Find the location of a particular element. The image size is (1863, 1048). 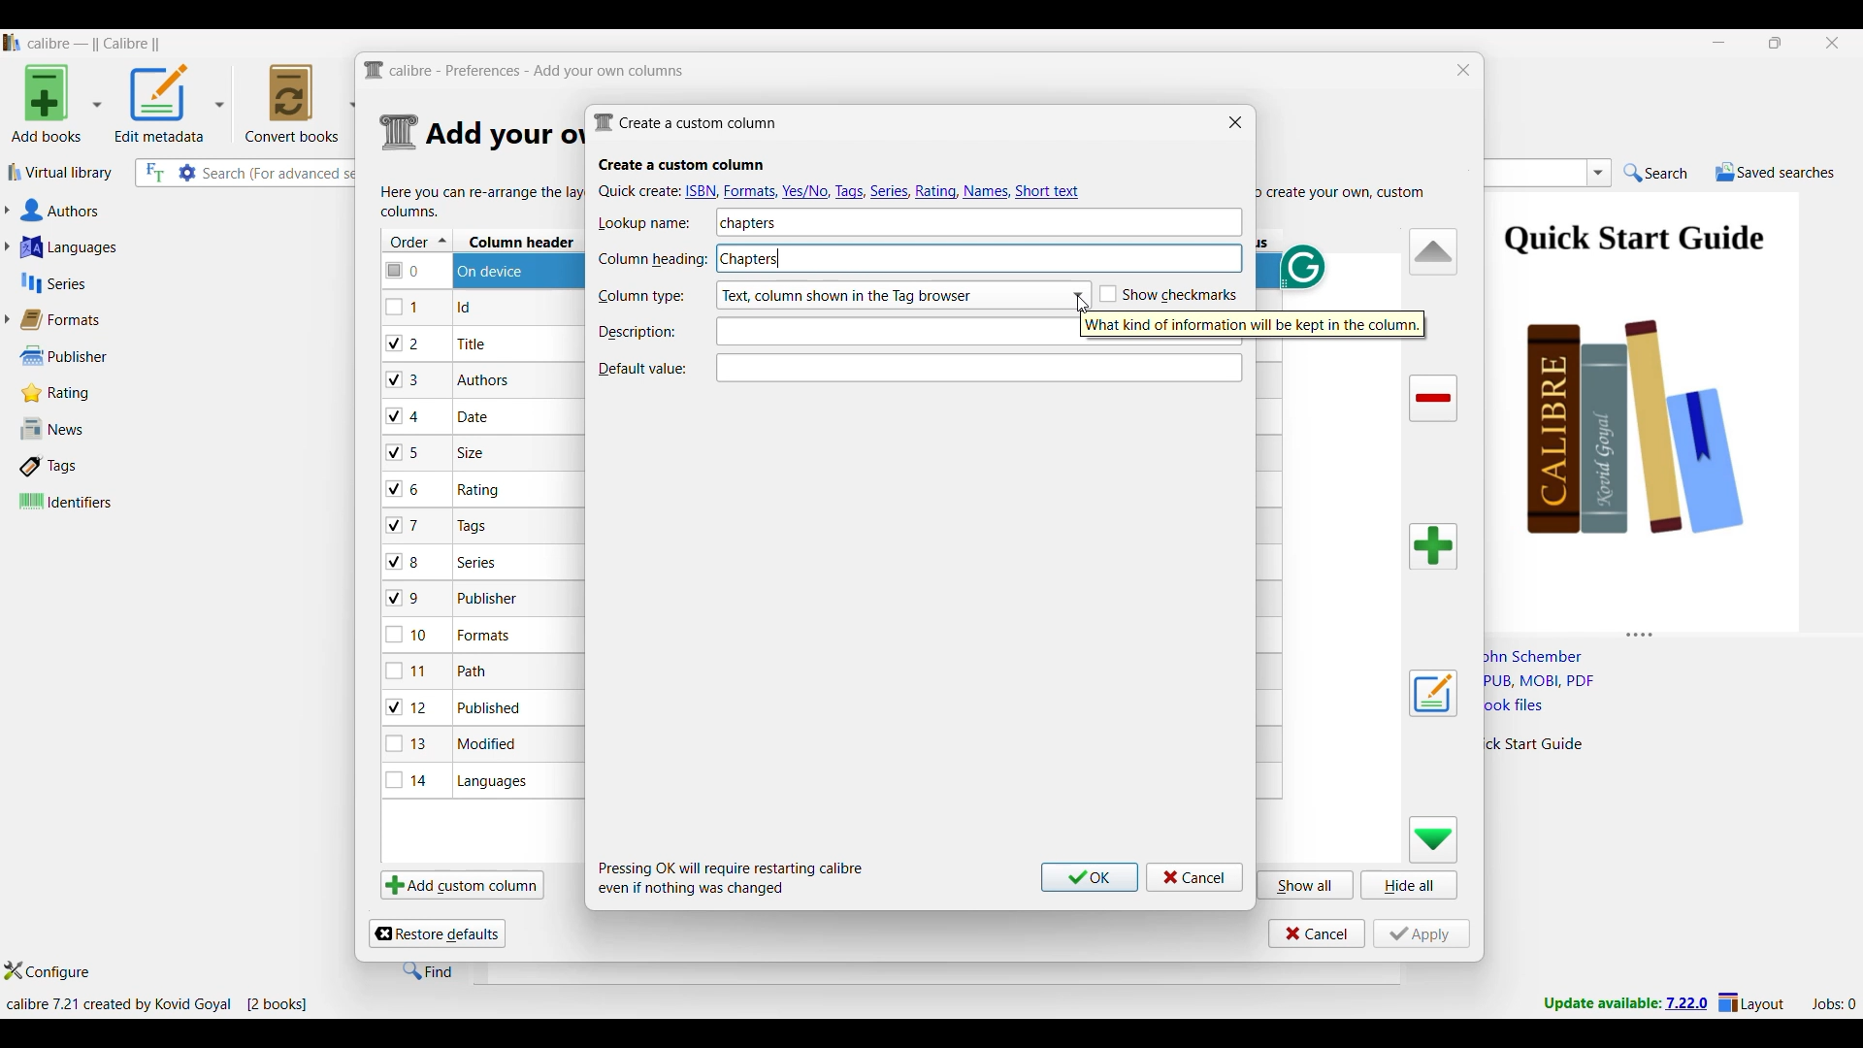

Close window is located at coordinates (1235, 121).